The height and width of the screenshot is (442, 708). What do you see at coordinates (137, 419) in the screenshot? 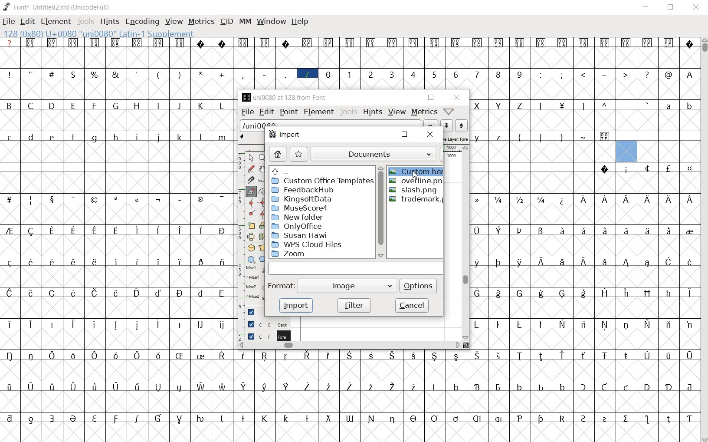
I see `glyph` at bounding box center [137, 419].